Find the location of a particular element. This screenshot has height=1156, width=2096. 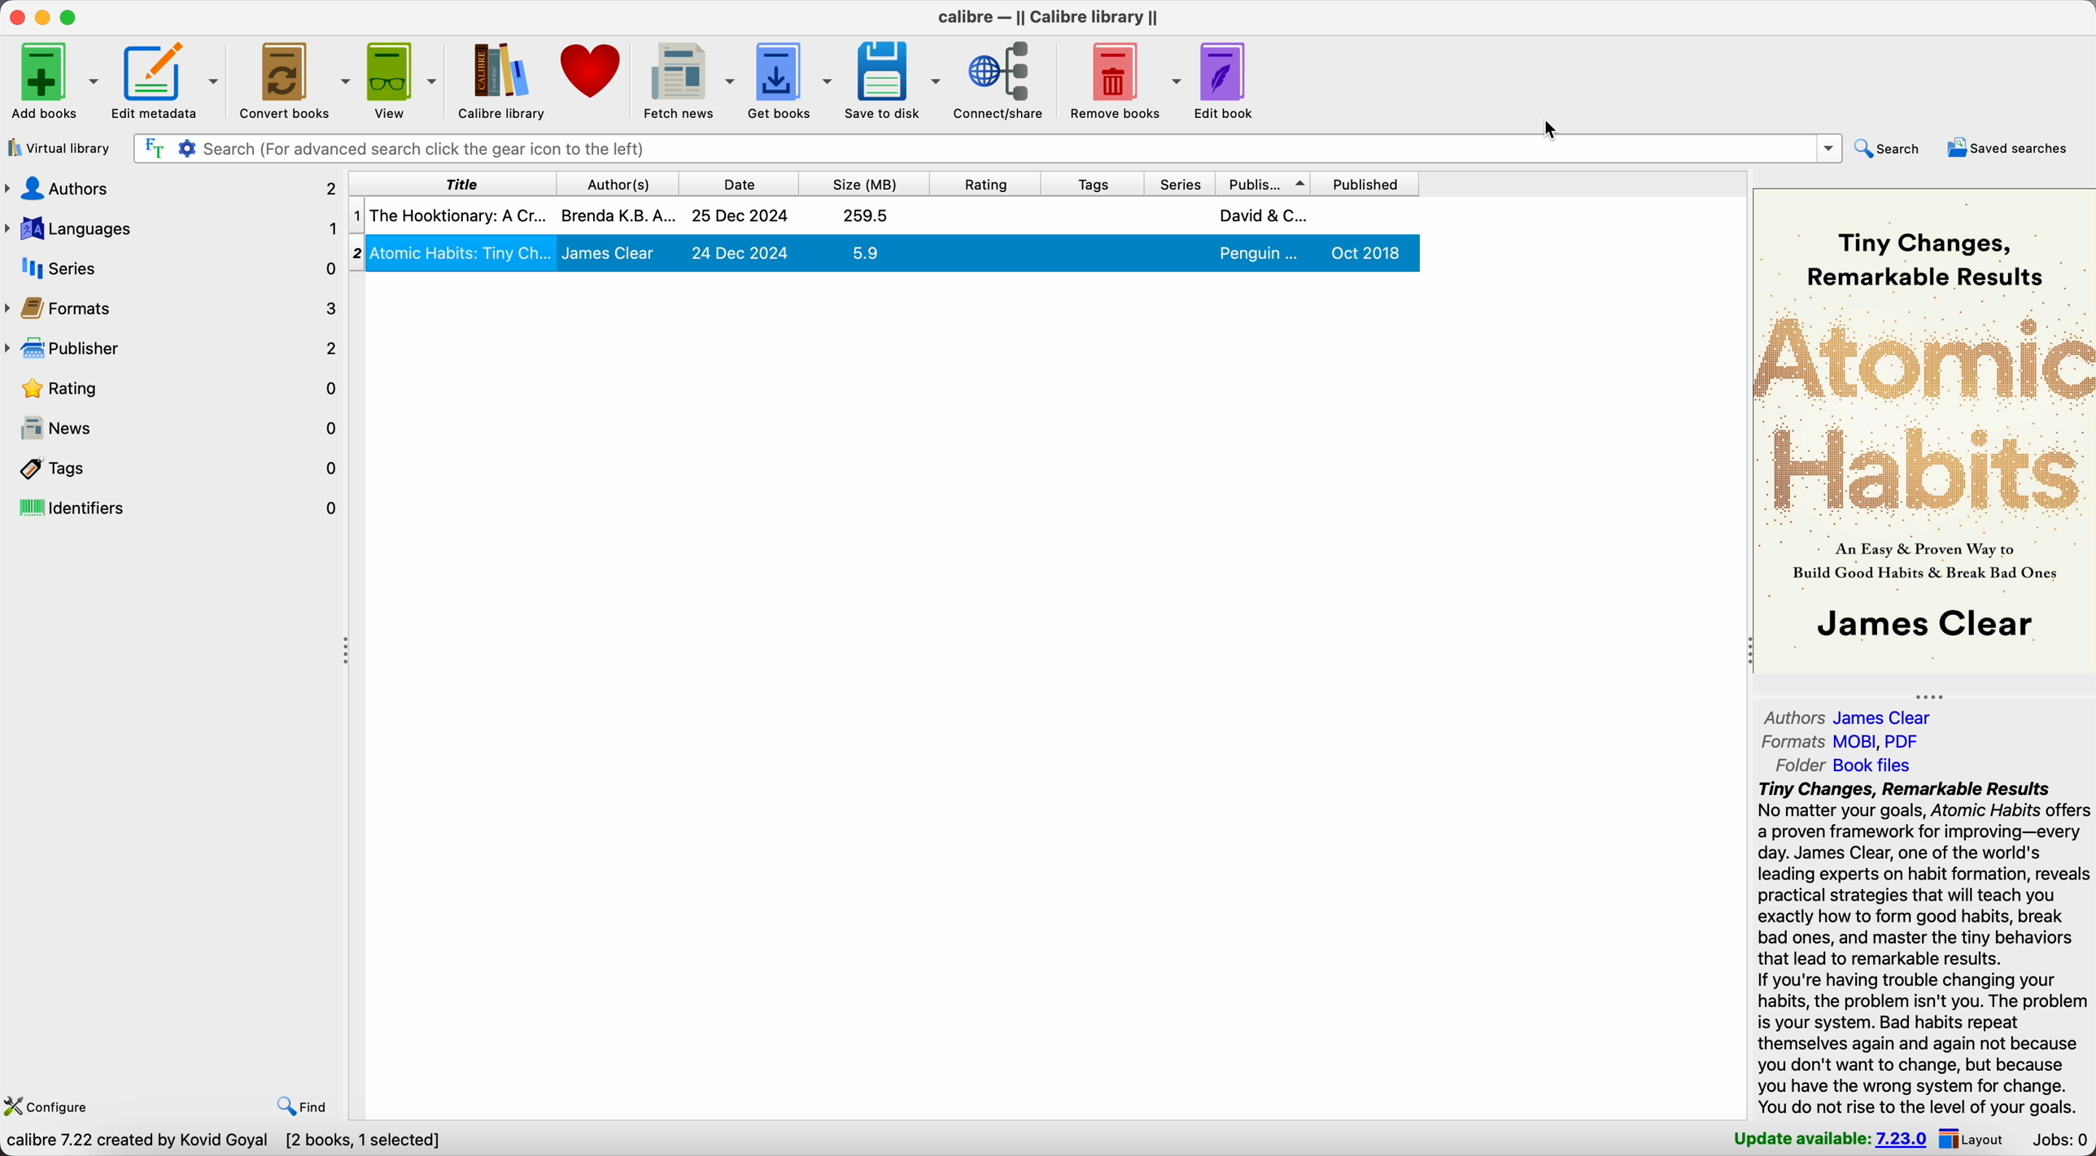

folder is located at coordinates (1836, 766).